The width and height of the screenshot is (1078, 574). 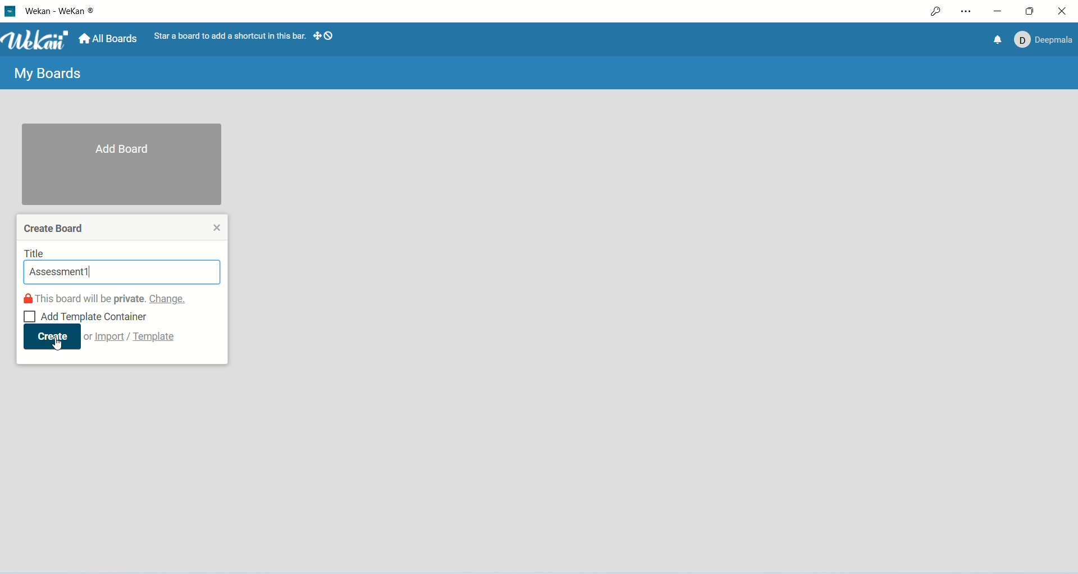 I want to click on Wekan logo, so click(x=35, y=40).